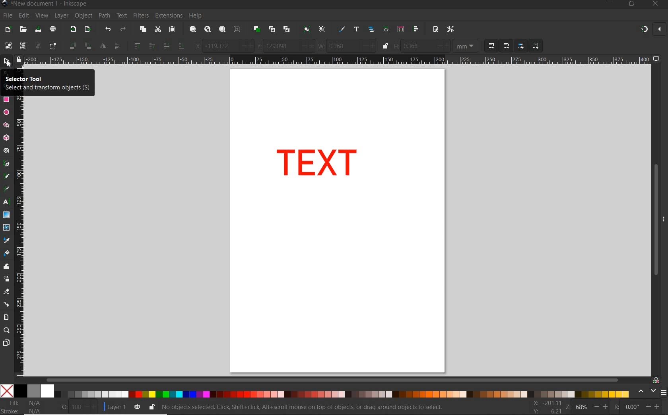  I want to click on TEXT TOOL, so click(7, 202).